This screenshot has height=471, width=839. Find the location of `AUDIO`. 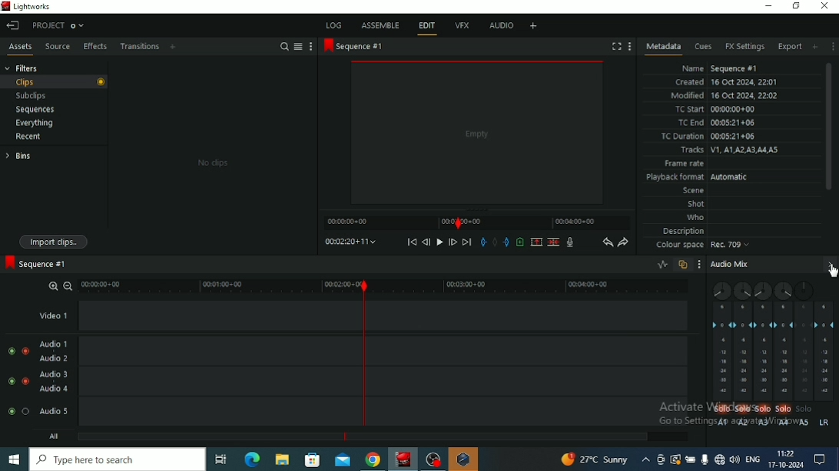

AUDIO is located at coordinates (502, 25).